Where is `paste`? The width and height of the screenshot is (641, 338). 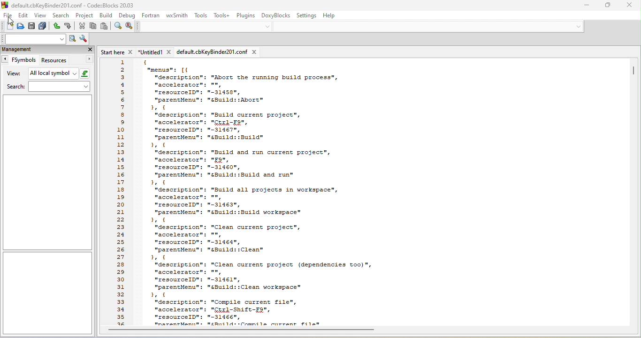 paste is located at coordinates (104, 27).